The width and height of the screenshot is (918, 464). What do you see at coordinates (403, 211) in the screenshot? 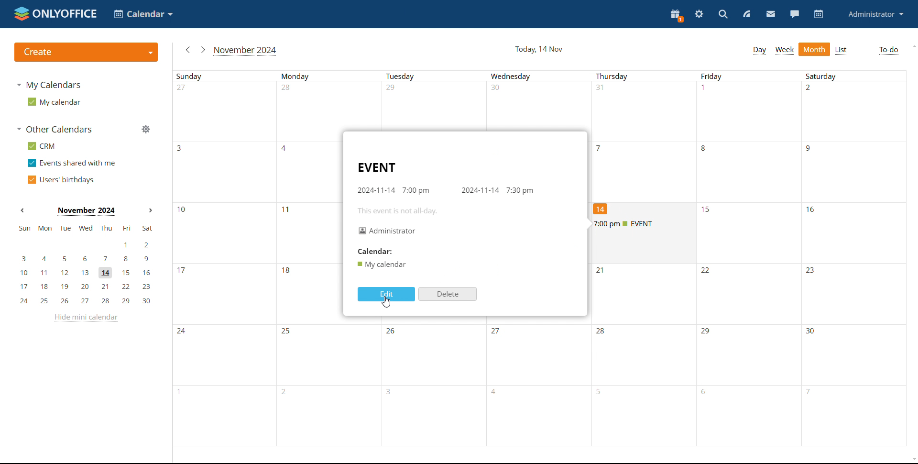
I see `this event is not all-day` at bounding box center [403, 211].